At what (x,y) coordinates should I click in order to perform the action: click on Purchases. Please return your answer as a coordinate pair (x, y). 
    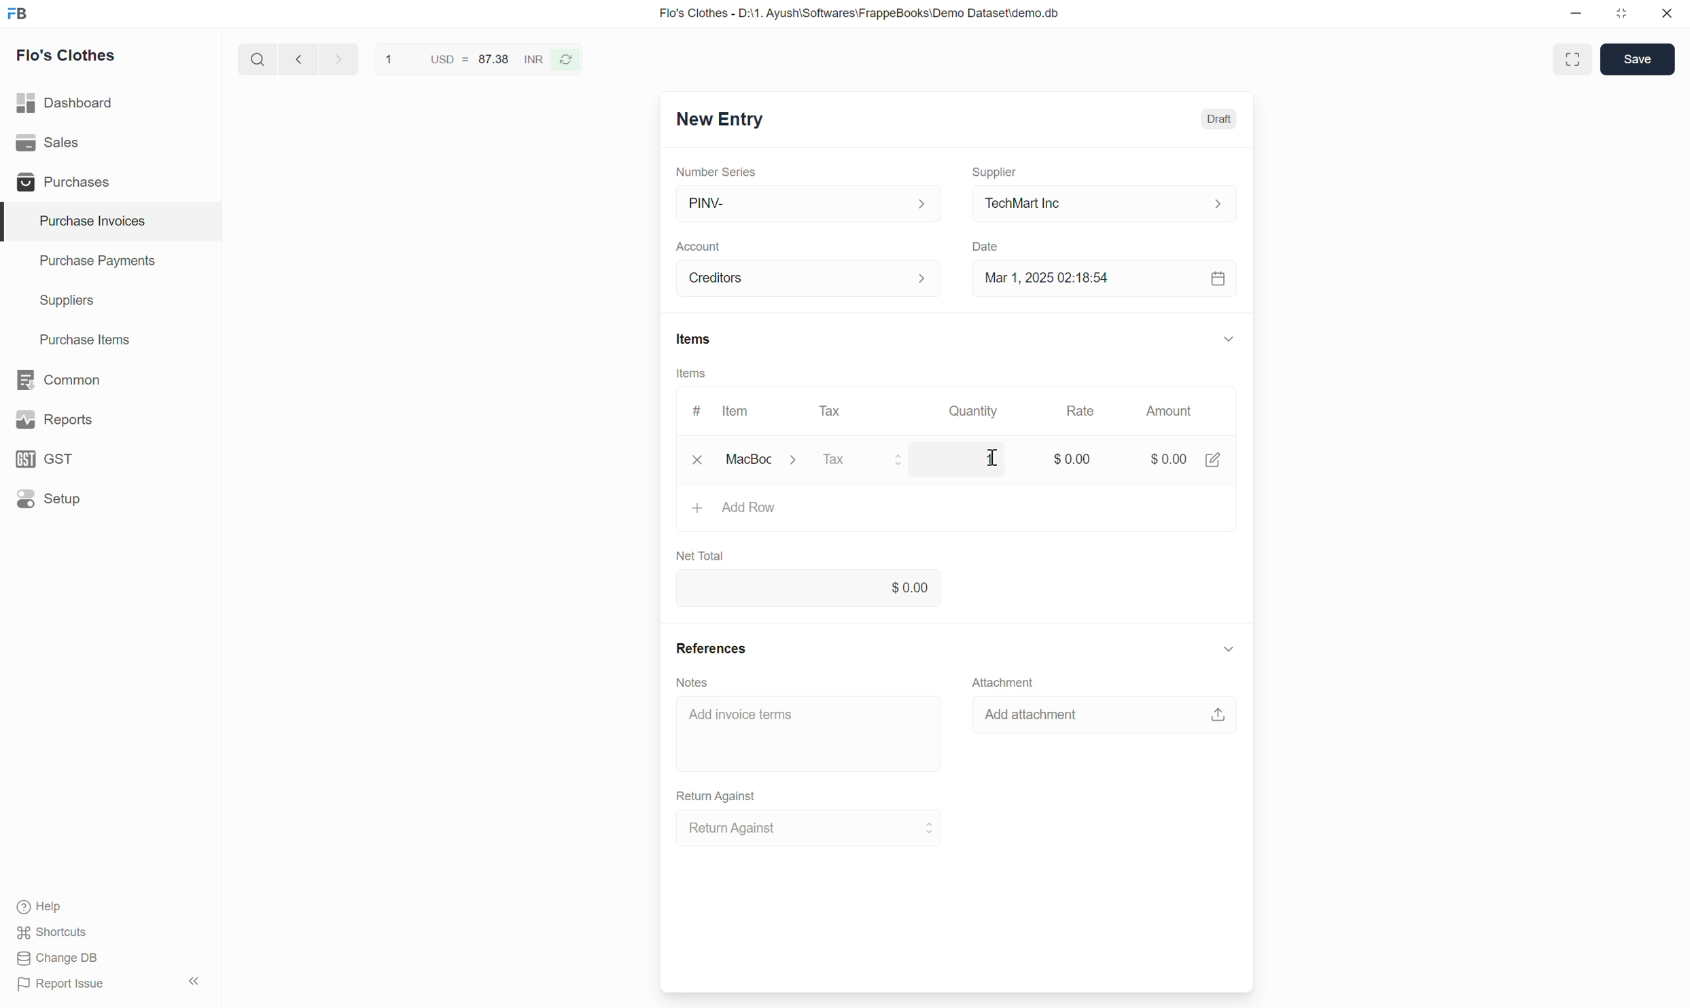
    Looking at the image, I should click on (109, 181).